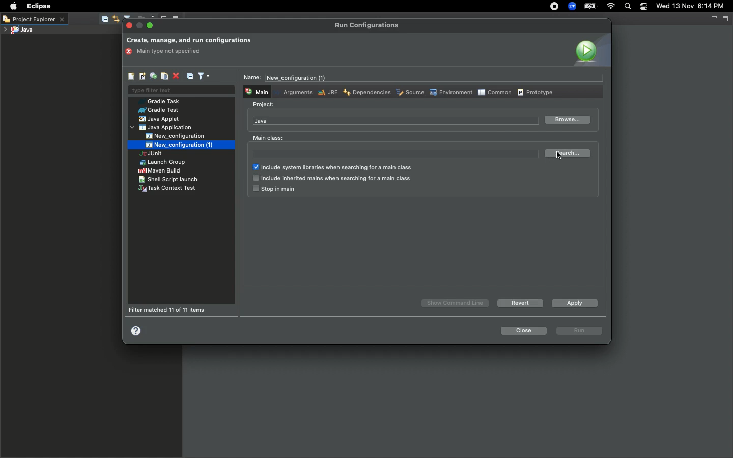 The image size is (733, 458). Describe the element at coordinates (151, 25) in the screenshot. I see `Maximize` at that location.